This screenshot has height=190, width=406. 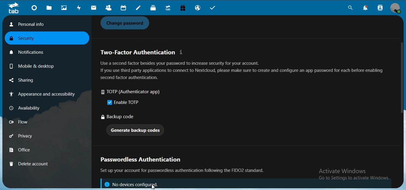 I want to click on files, so click(x=50, y=8).